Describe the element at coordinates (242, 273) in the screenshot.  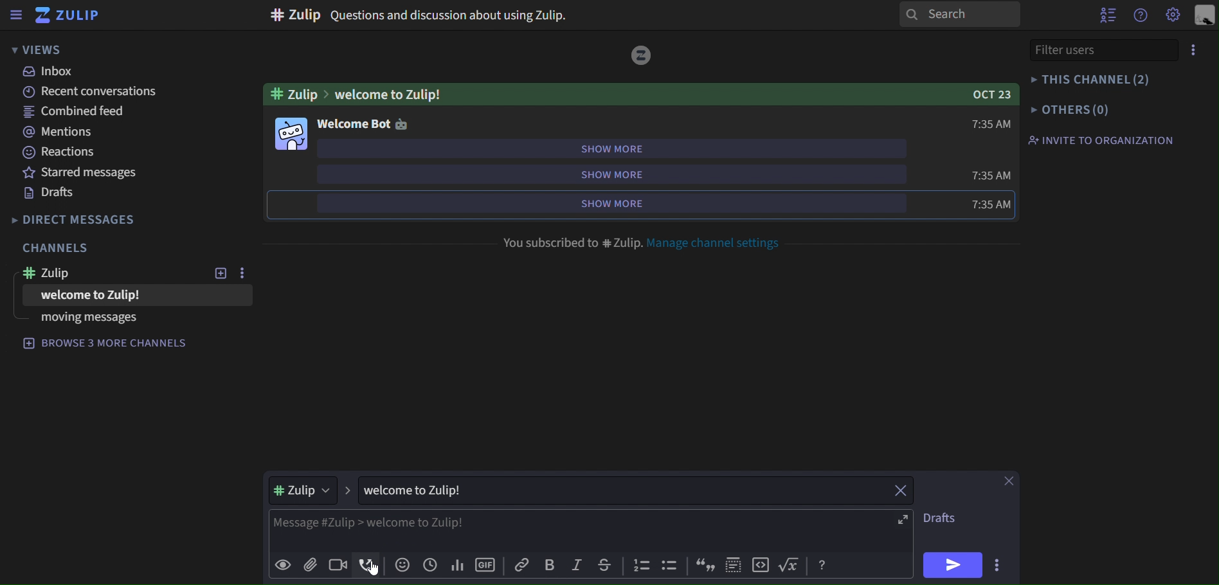
I see `more options` at that location.